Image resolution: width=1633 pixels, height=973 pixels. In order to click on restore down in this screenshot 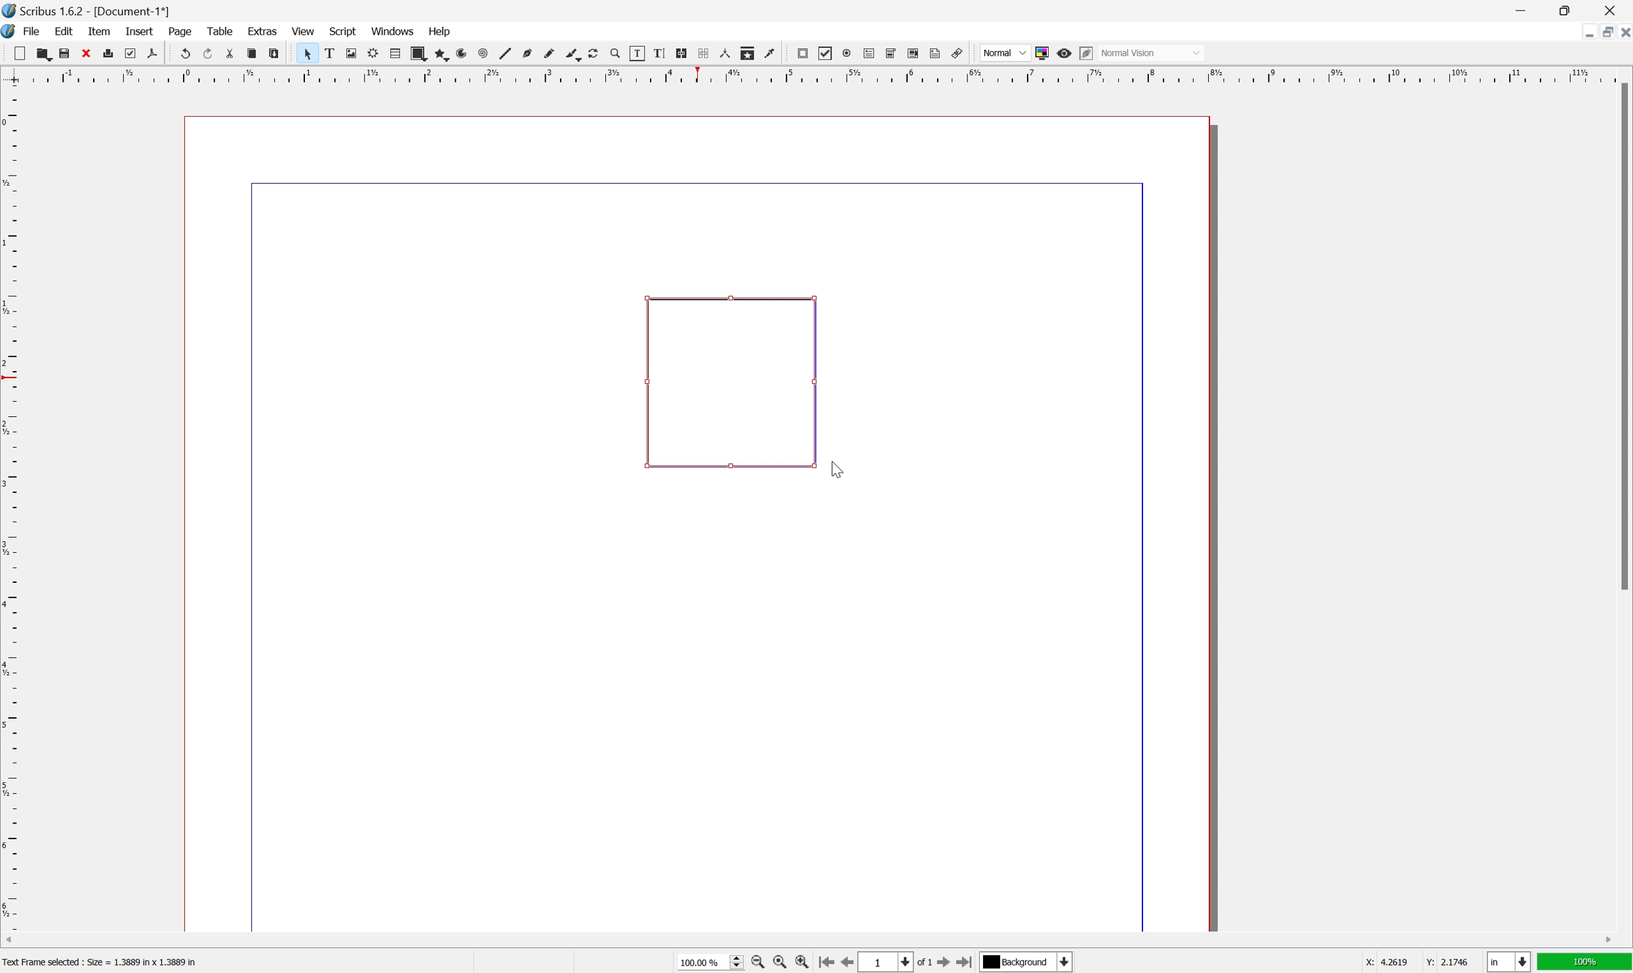, I will do `click(1602, 32)`.